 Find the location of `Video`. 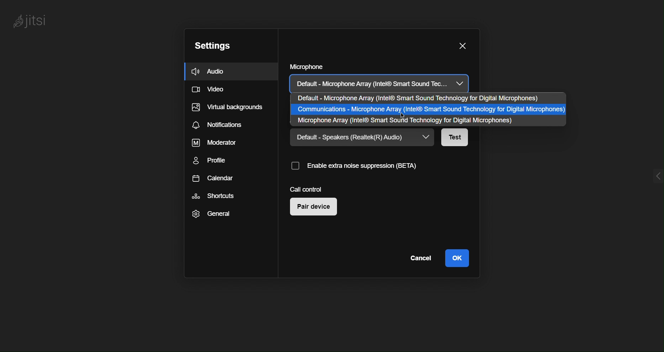

Video is located at coordinates (210, 90).